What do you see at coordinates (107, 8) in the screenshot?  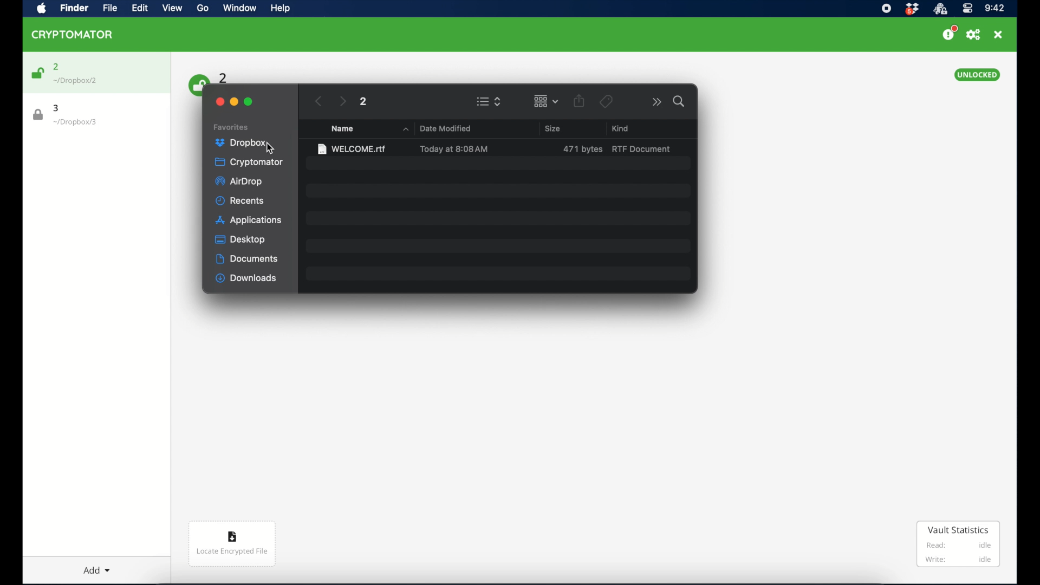 I see `file` at bounding box center [107, 8].